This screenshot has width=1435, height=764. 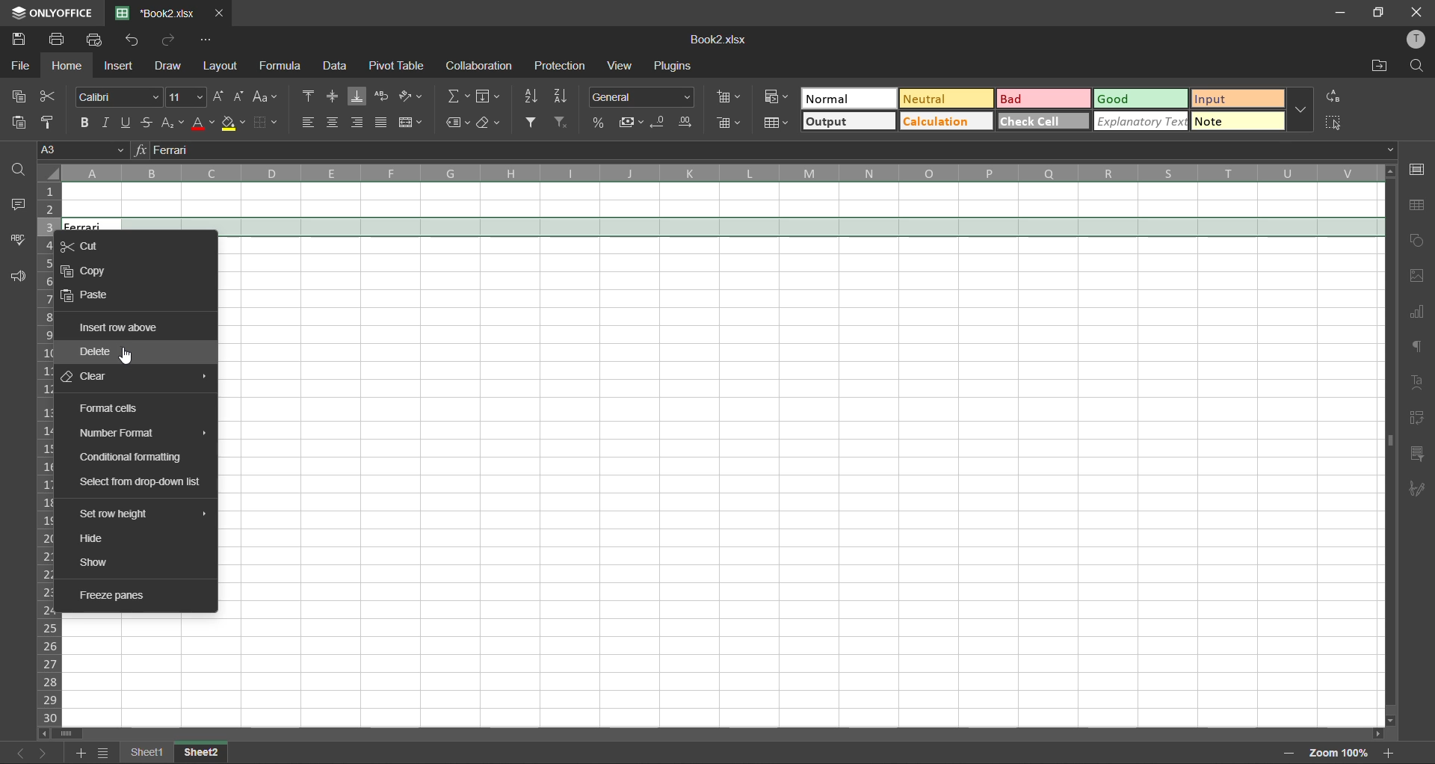 I want to click on clear, so click(x=493, y=123).